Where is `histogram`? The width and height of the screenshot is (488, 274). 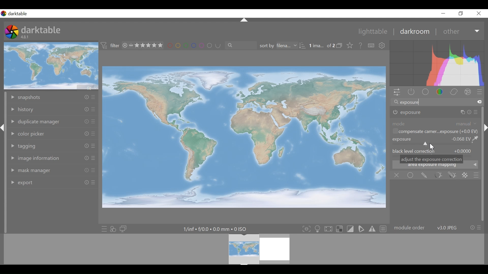
histogram is located at coordinates (437, 63).